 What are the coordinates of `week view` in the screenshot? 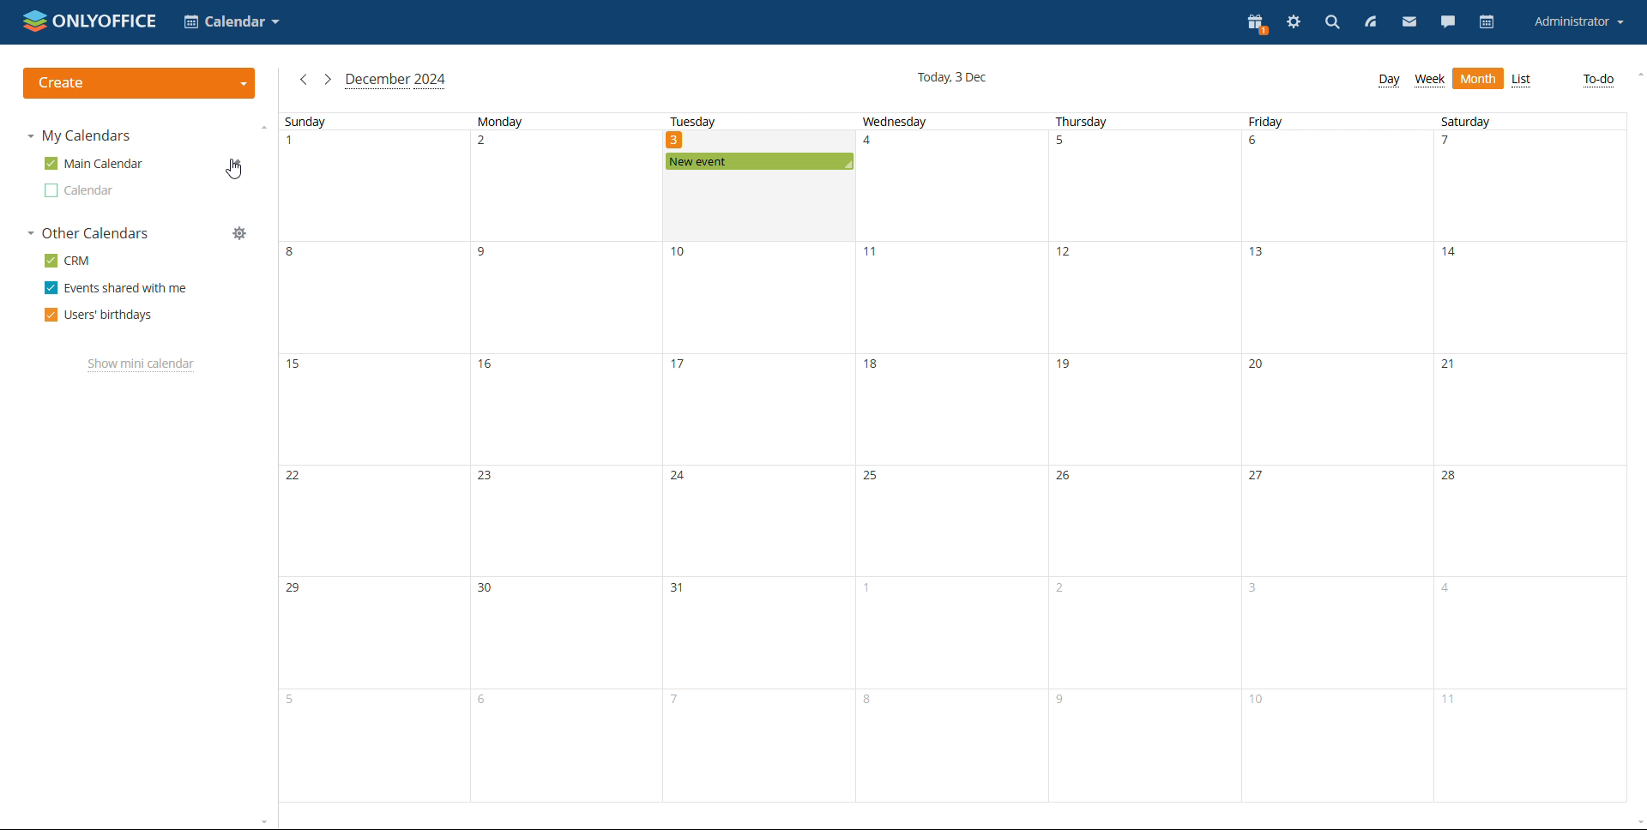 It's located at (1429, 81).